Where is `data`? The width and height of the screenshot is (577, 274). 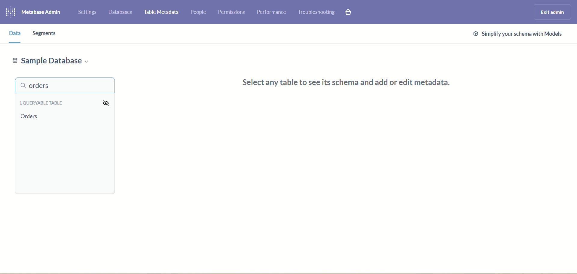 data is located at coordinates (14, 36).